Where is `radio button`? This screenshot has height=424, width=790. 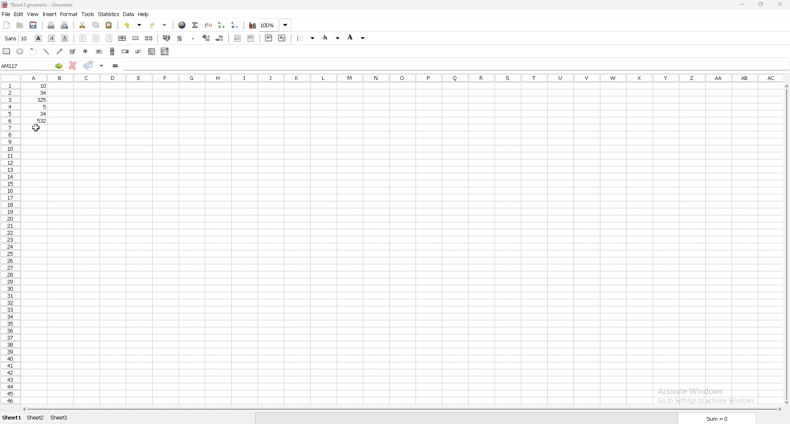
radio button is located at coordinates (86, 51).